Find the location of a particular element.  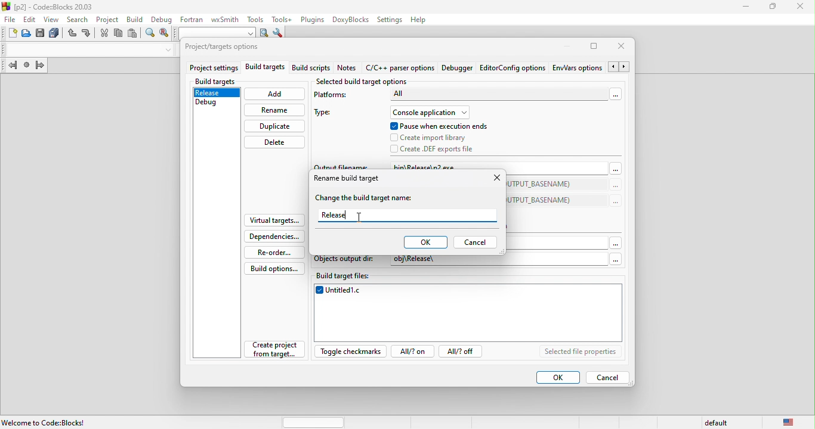

change the build target name is located at coordinates (368, 198).